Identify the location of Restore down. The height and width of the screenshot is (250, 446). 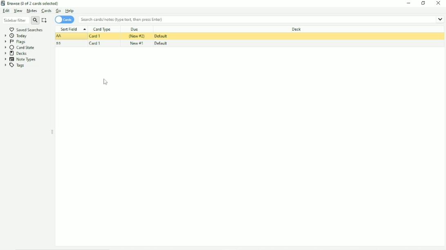
(424, 3).